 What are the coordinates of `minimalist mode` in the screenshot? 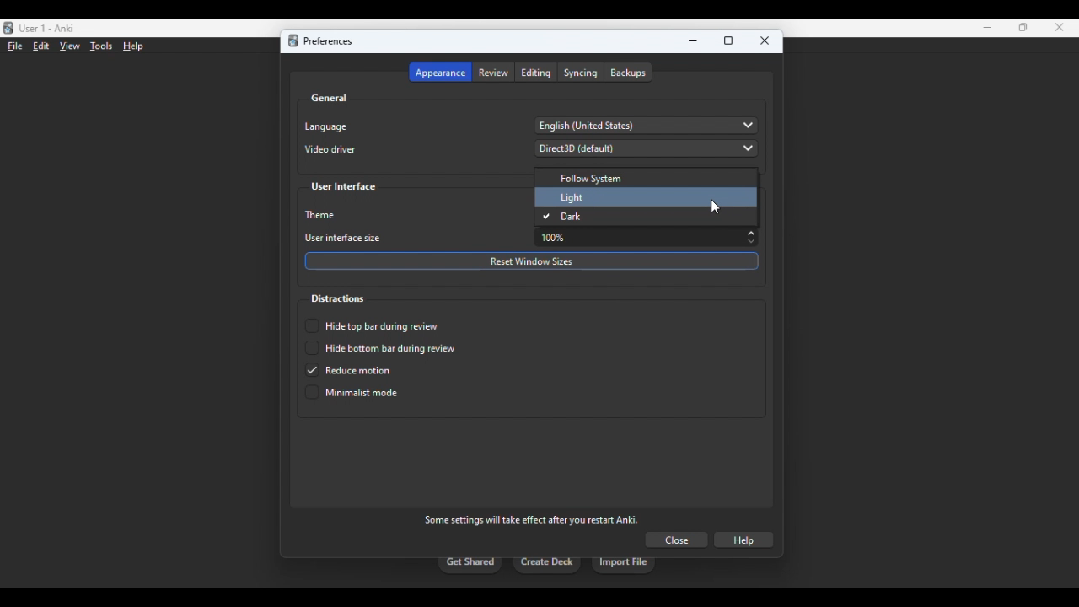 It's located at (352, 392).